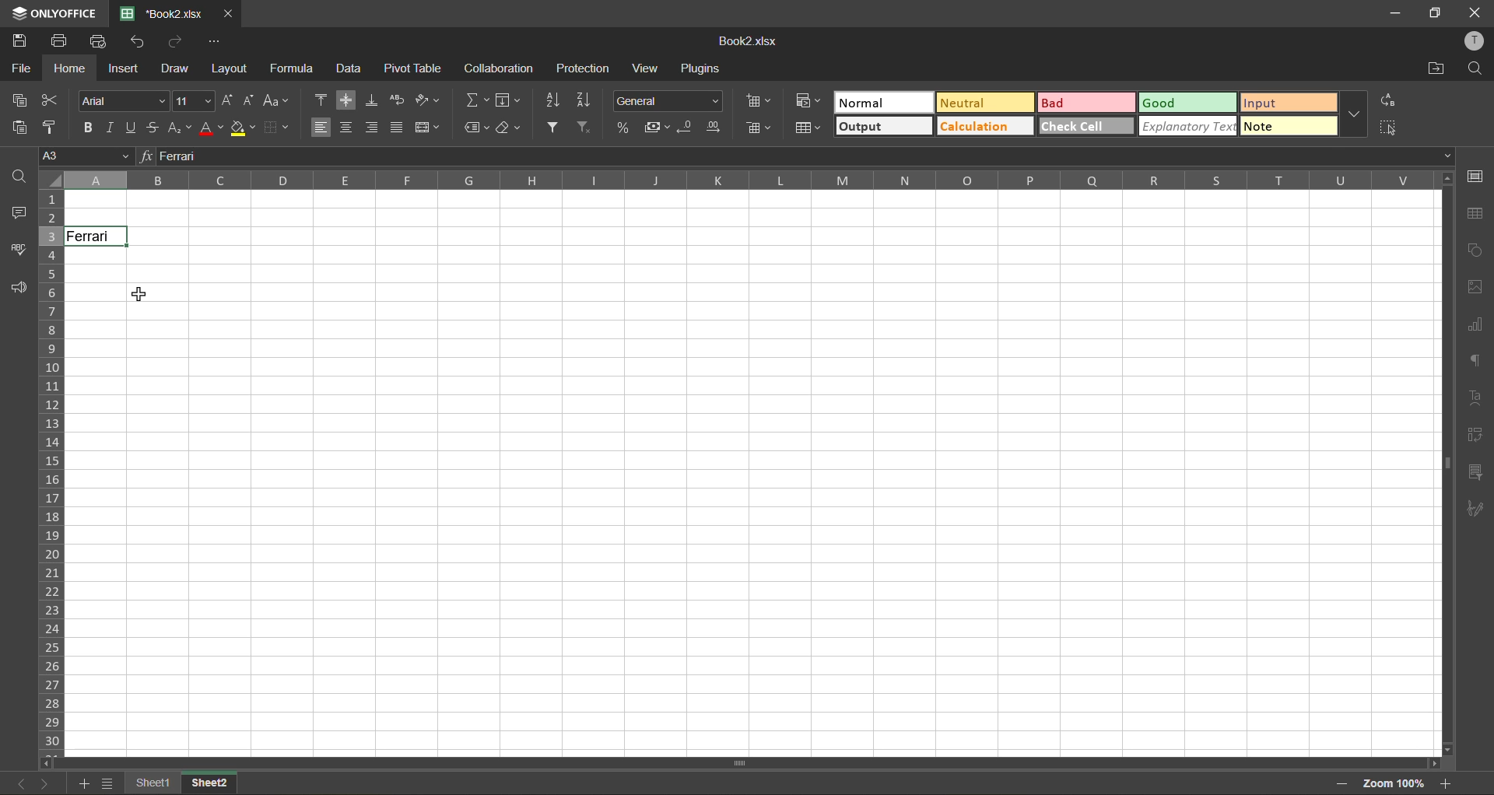  I want to click on sort ascending, so click(552, 101).